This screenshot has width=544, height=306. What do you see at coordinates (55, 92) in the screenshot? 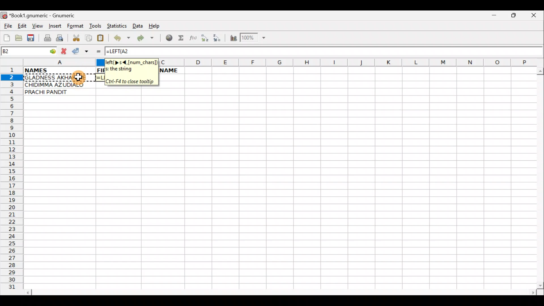
I see `PRACHI PANDIT` at bounding box center [55, 92].